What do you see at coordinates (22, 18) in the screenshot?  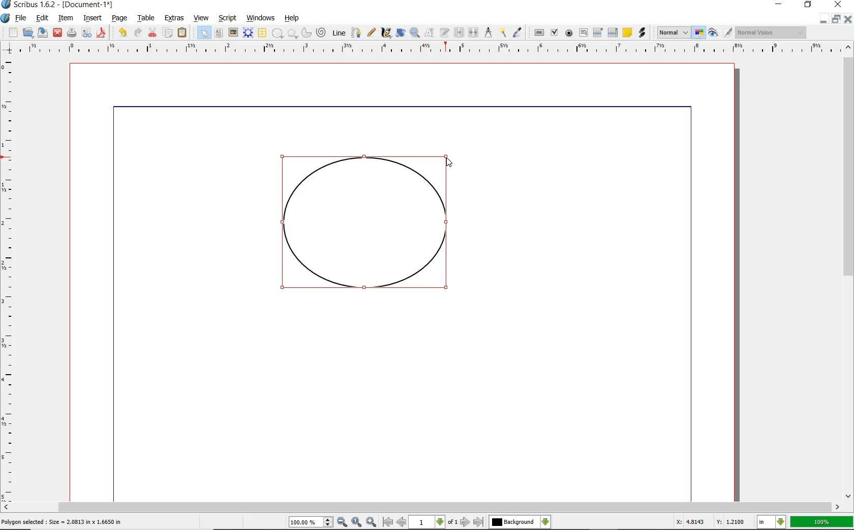 I see `FILE` at bounding box center [22, 18].